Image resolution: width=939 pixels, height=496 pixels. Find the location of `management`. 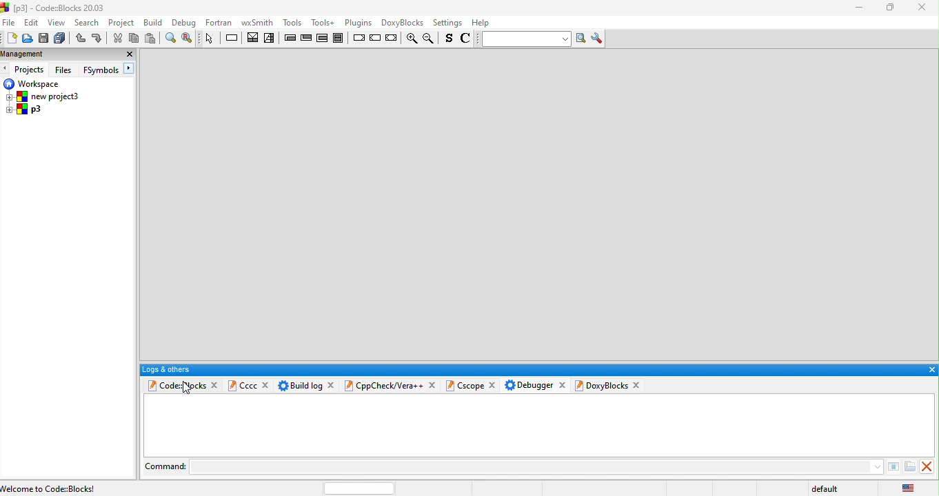

management is located at coordinates (48, 55).